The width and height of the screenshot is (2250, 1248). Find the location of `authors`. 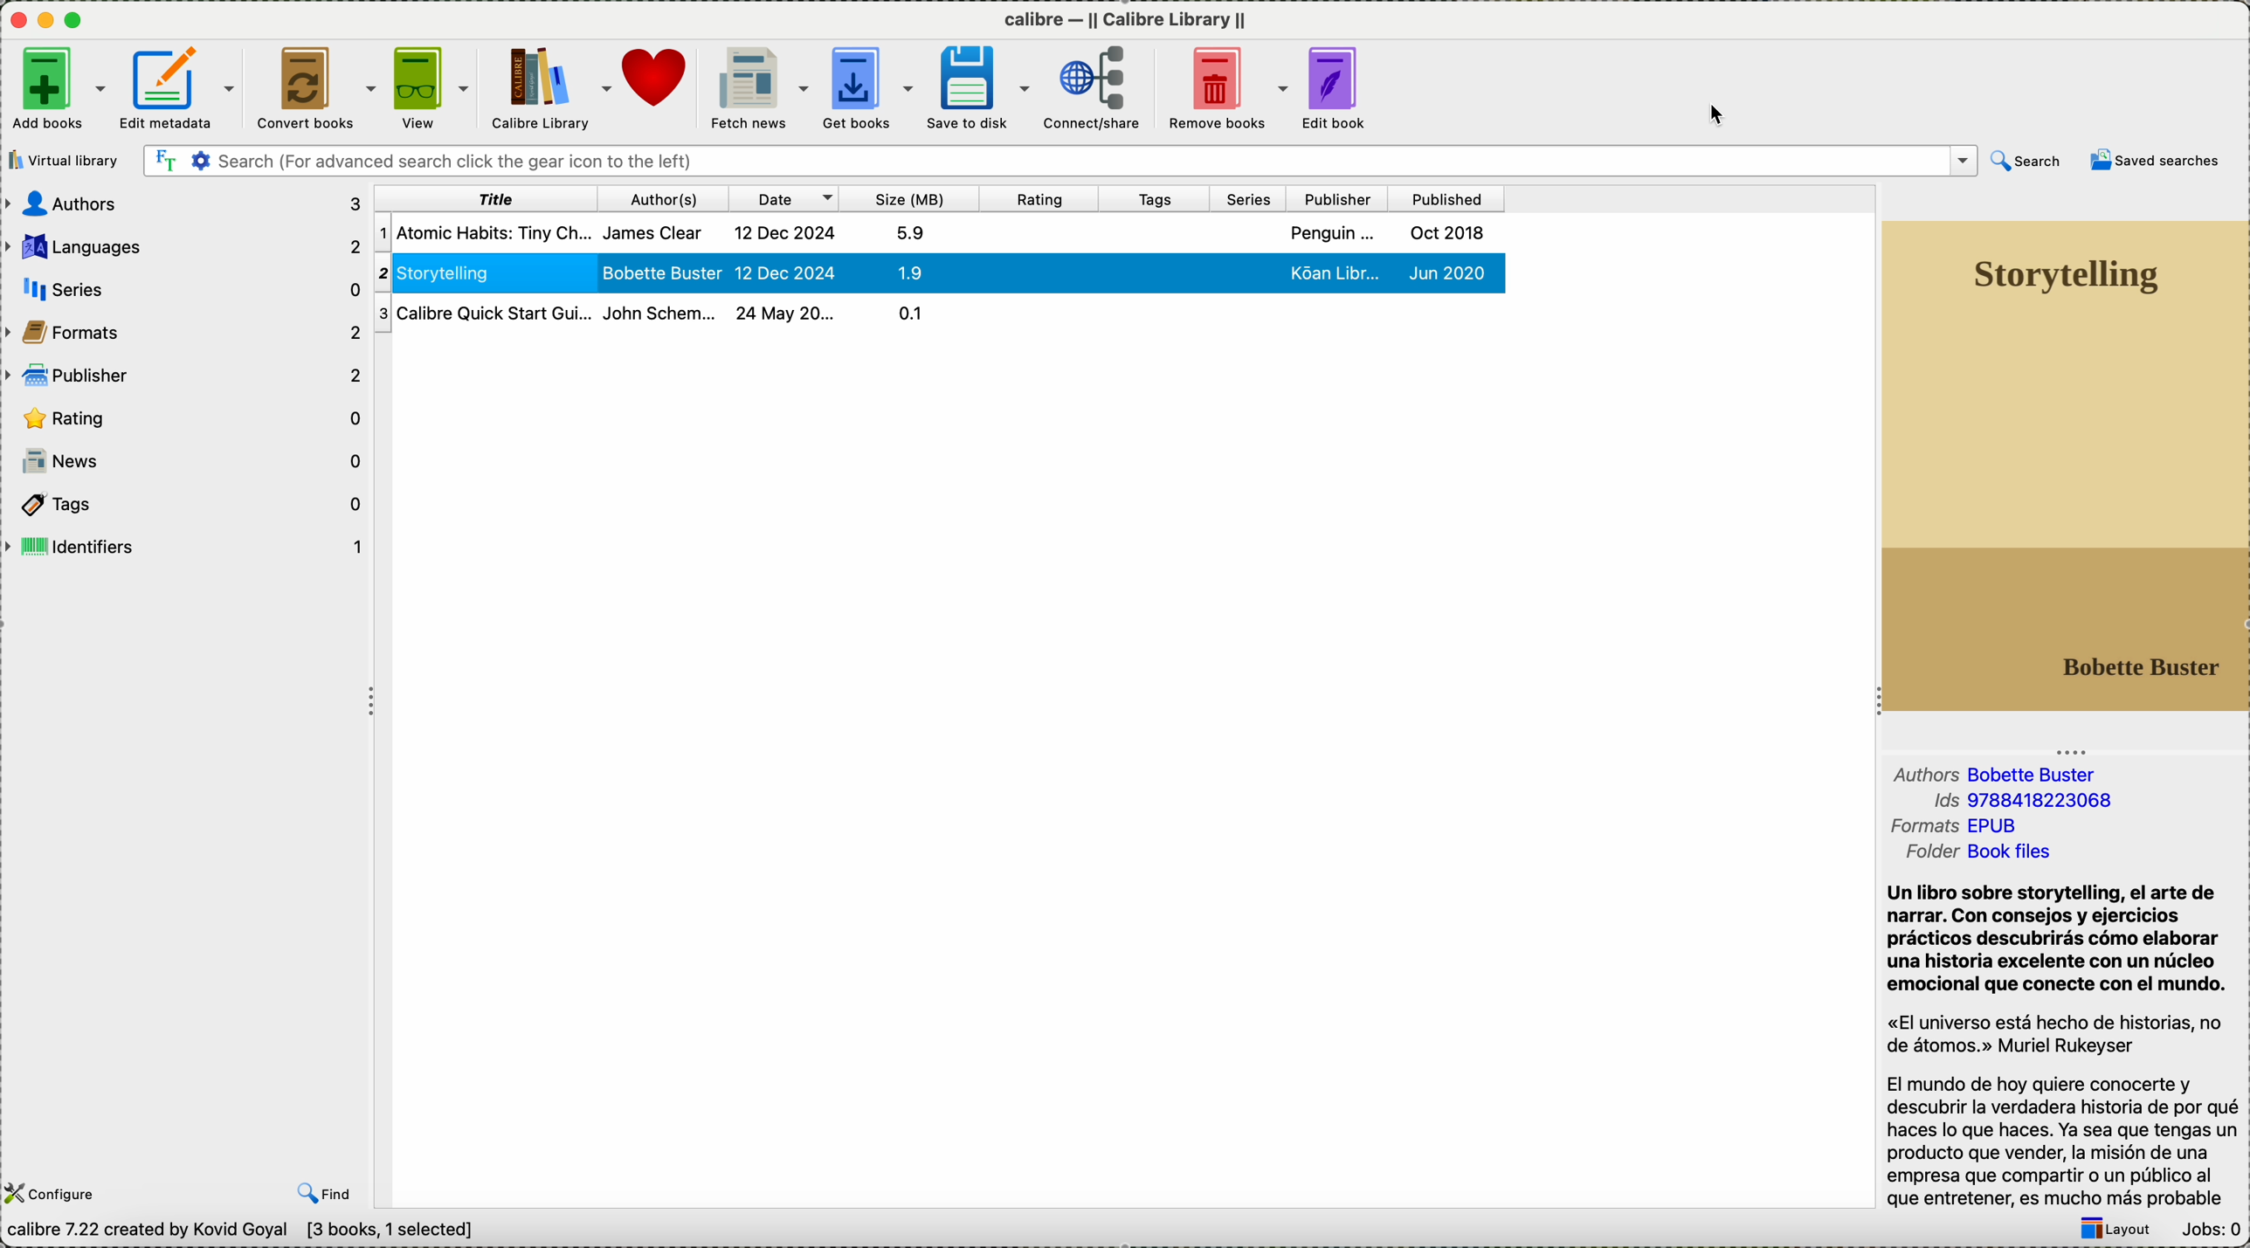

authors is located at coordinates (1990, 772).